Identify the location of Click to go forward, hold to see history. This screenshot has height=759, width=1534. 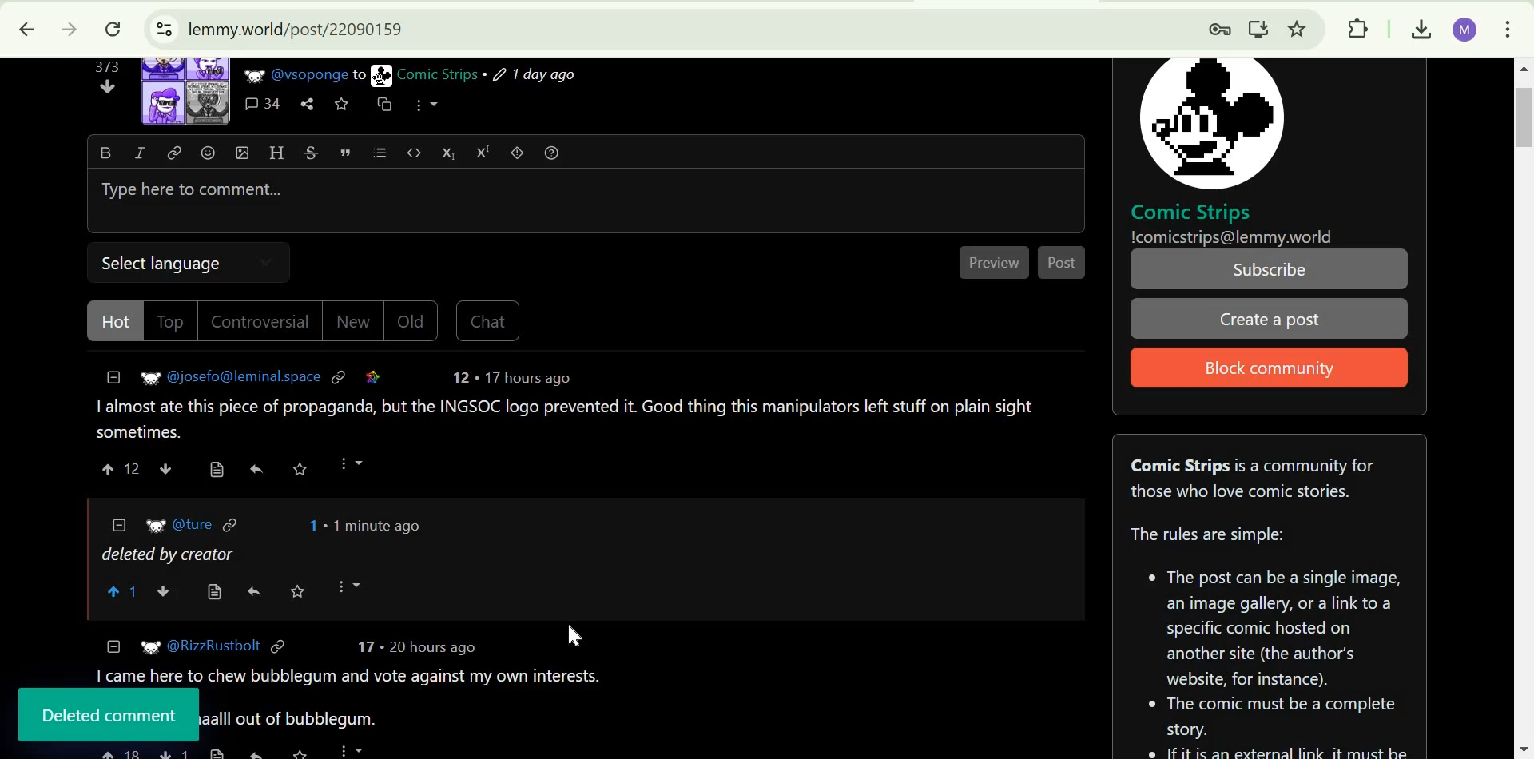
(66, 30).